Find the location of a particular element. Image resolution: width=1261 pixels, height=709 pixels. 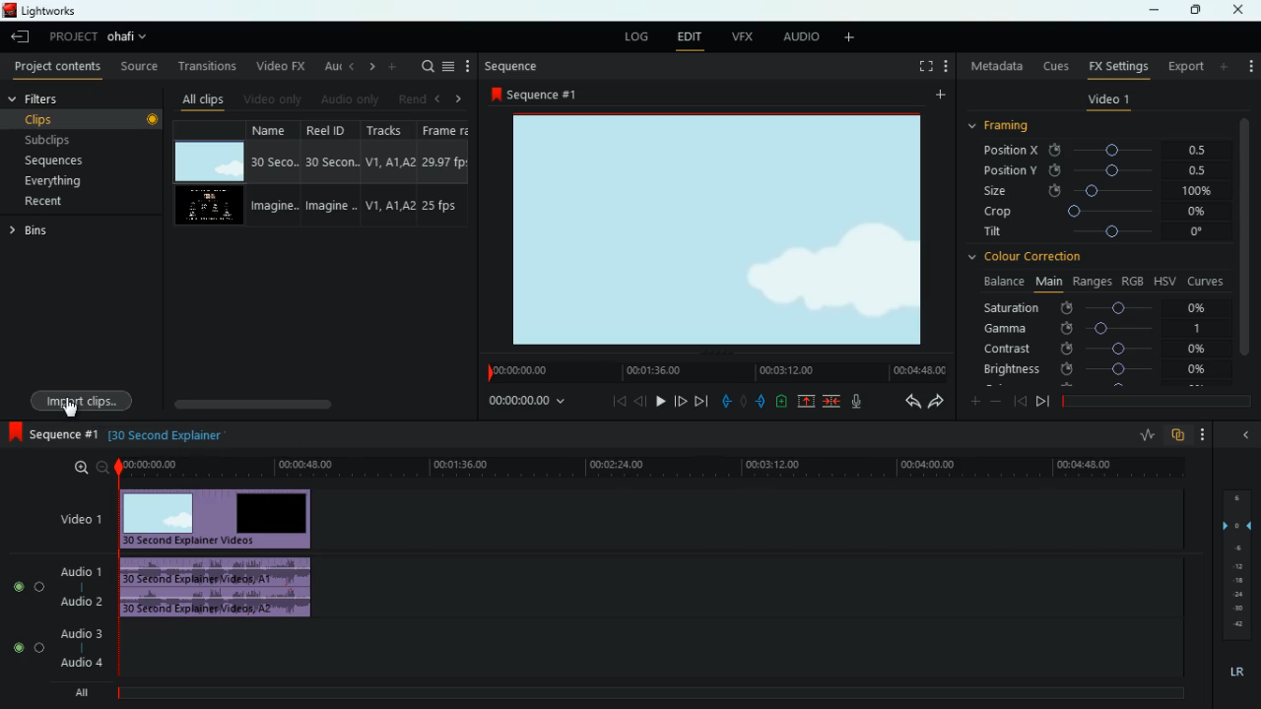

log is located at coordinates (633, 34).